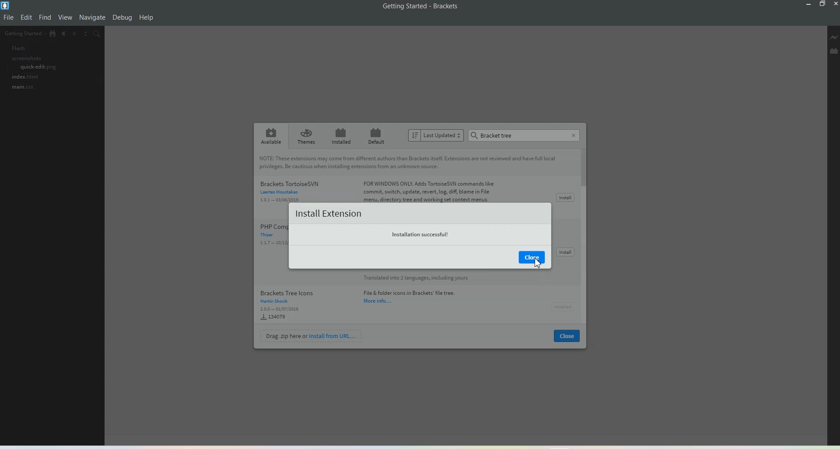  What do you see at coordinates (101, 35) in the screenshot?
I see `Find In Files` at bounding box center [101, 35].